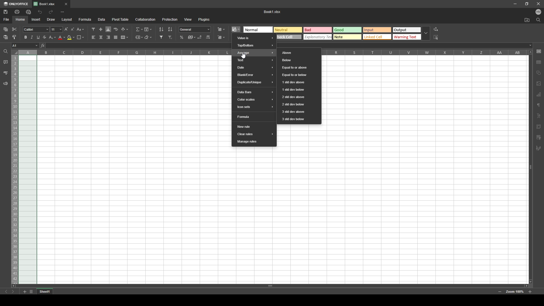 This screenshot has height=306, width=544. I want to click on support, so click(5, 84).